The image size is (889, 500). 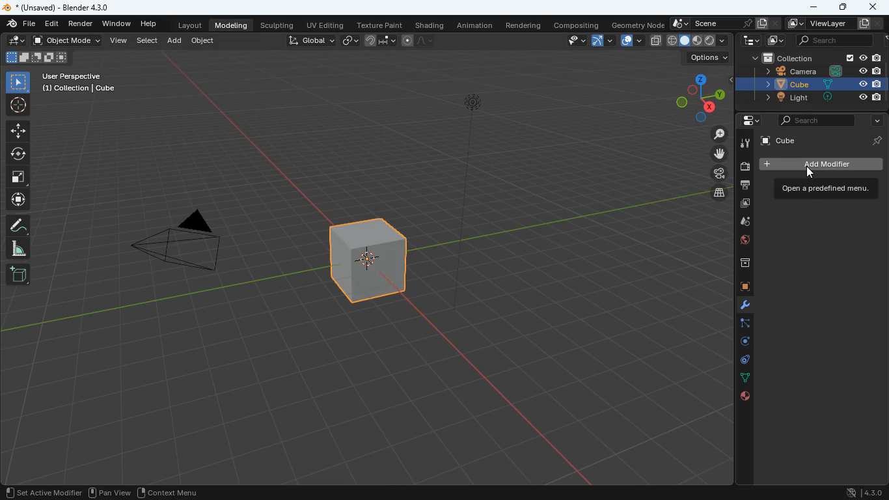 What do you see at coordinates (152, 23) in the screenshot?
I see `help` at bounding box center [152, 23].